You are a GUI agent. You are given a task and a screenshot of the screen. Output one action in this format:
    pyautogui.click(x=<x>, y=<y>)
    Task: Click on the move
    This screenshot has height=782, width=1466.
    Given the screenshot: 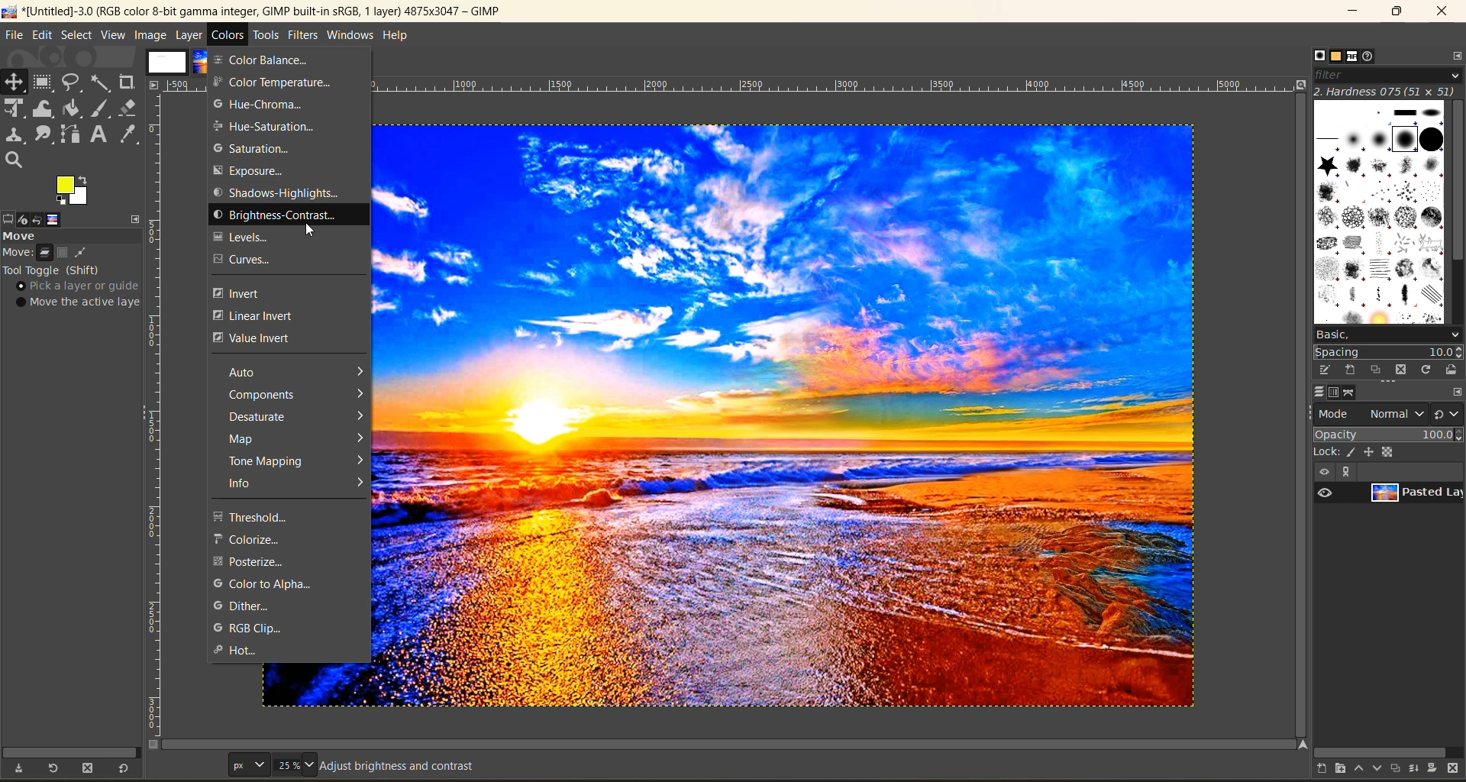 What is the action you would take?
    pyautogui.click(x=31, y=235)
    